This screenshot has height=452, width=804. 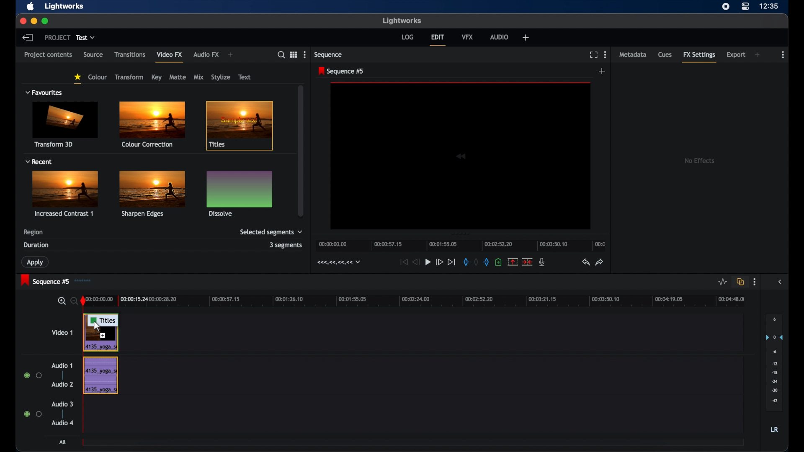 What do you see at coordinates (499, 36) in the screenshot?
I see `audio` at bounding box center [499, 36].